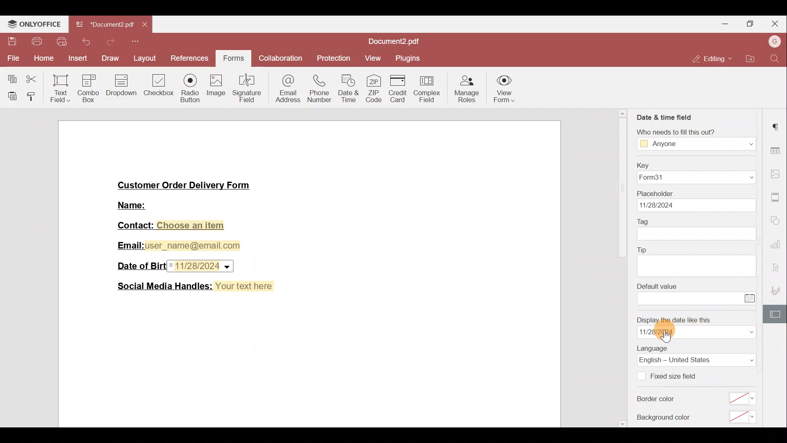 The width and height of the screenshot is (787, 443). What do you see at coordinates (777, 151) in the screenshot?
I see `Table settings` at bounding box center [777, 151].